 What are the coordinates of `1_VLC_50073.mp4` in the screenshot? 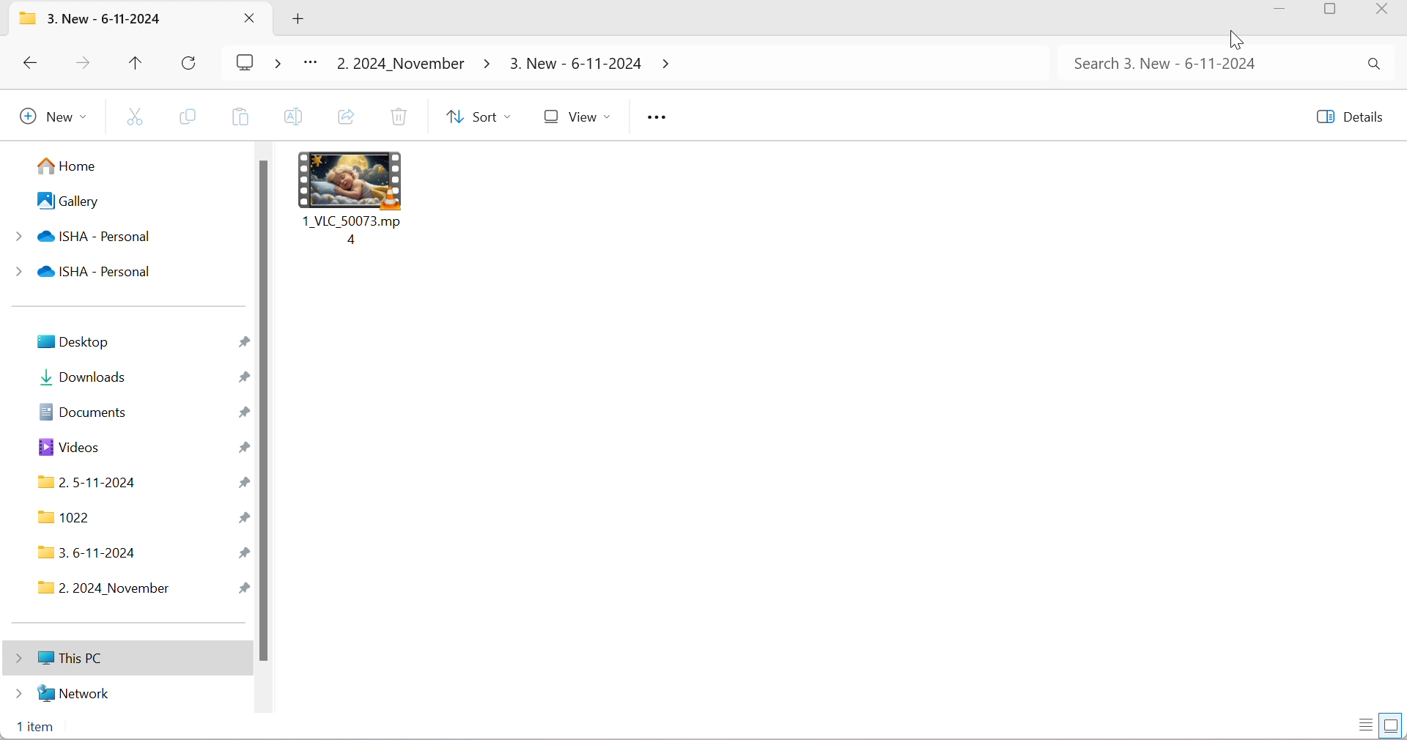 It's located at (357, 229).